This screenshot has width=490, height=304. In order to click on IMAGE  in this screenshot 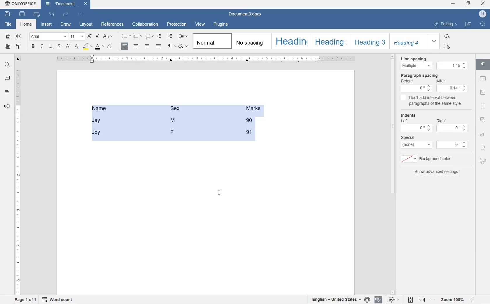, I will do `click(482, 93)`.